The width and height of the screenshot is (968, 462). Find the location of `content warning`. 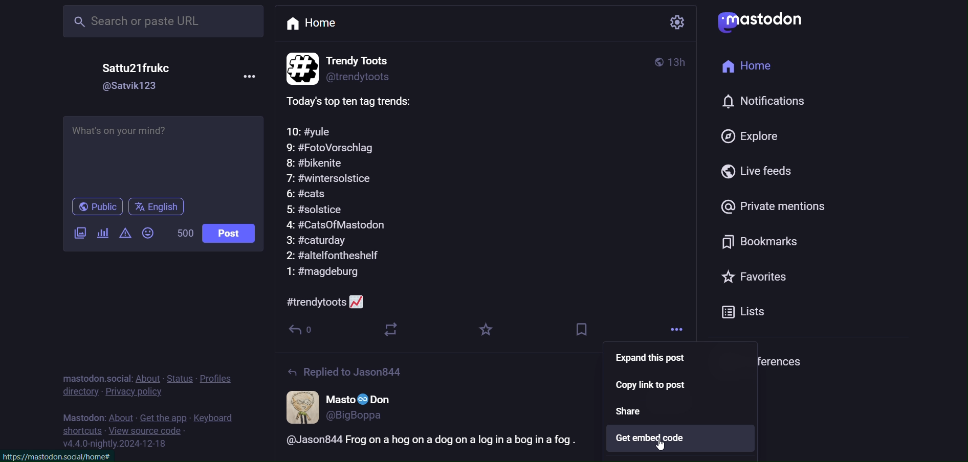

content warning is located at coordinates (125, 234).